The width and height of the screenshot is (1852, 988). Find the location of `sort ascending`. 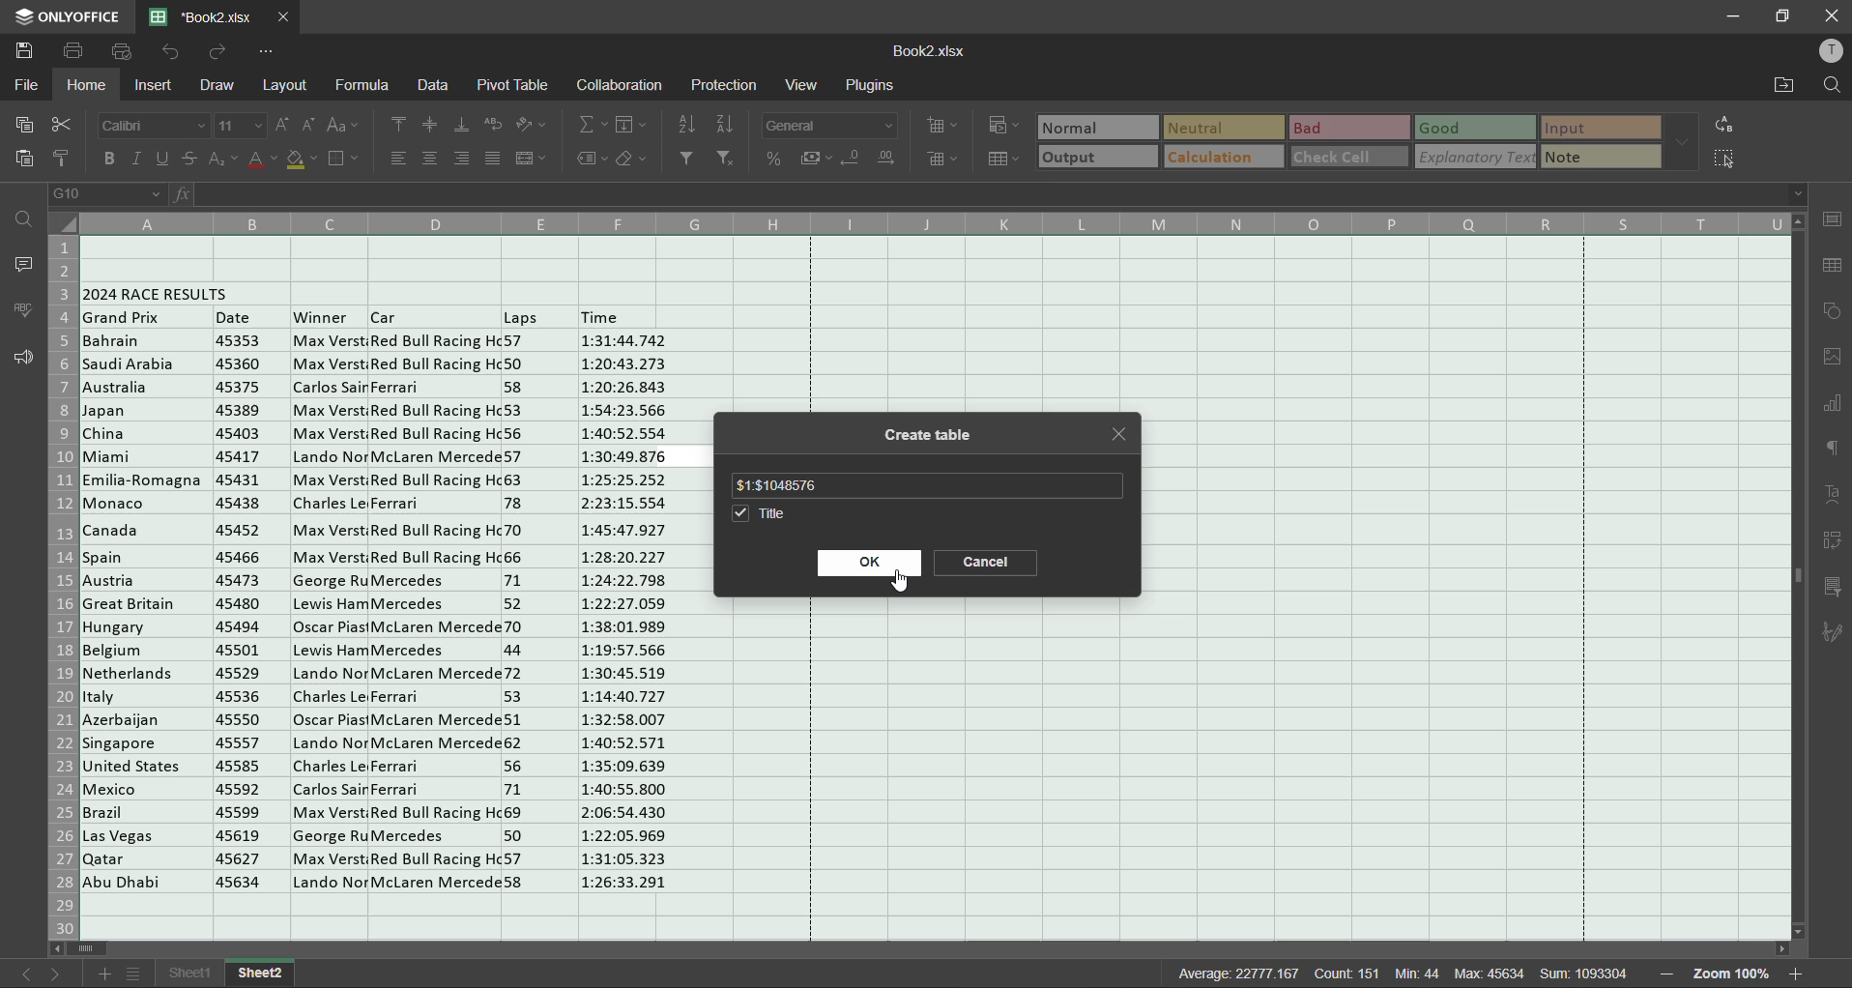

sort ascending is located at coordinates (688, 125).